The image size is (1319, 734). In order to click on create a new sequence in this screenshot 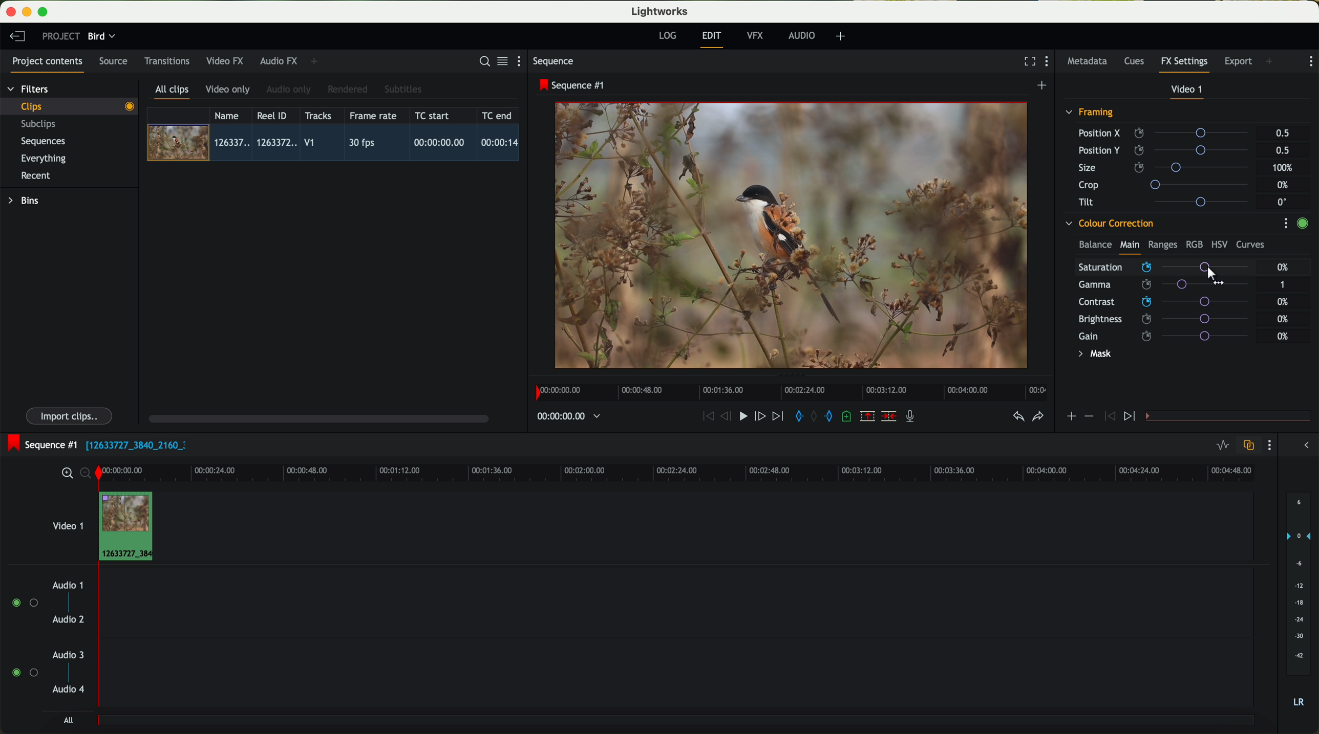, I will do `click(1044, 86)`.